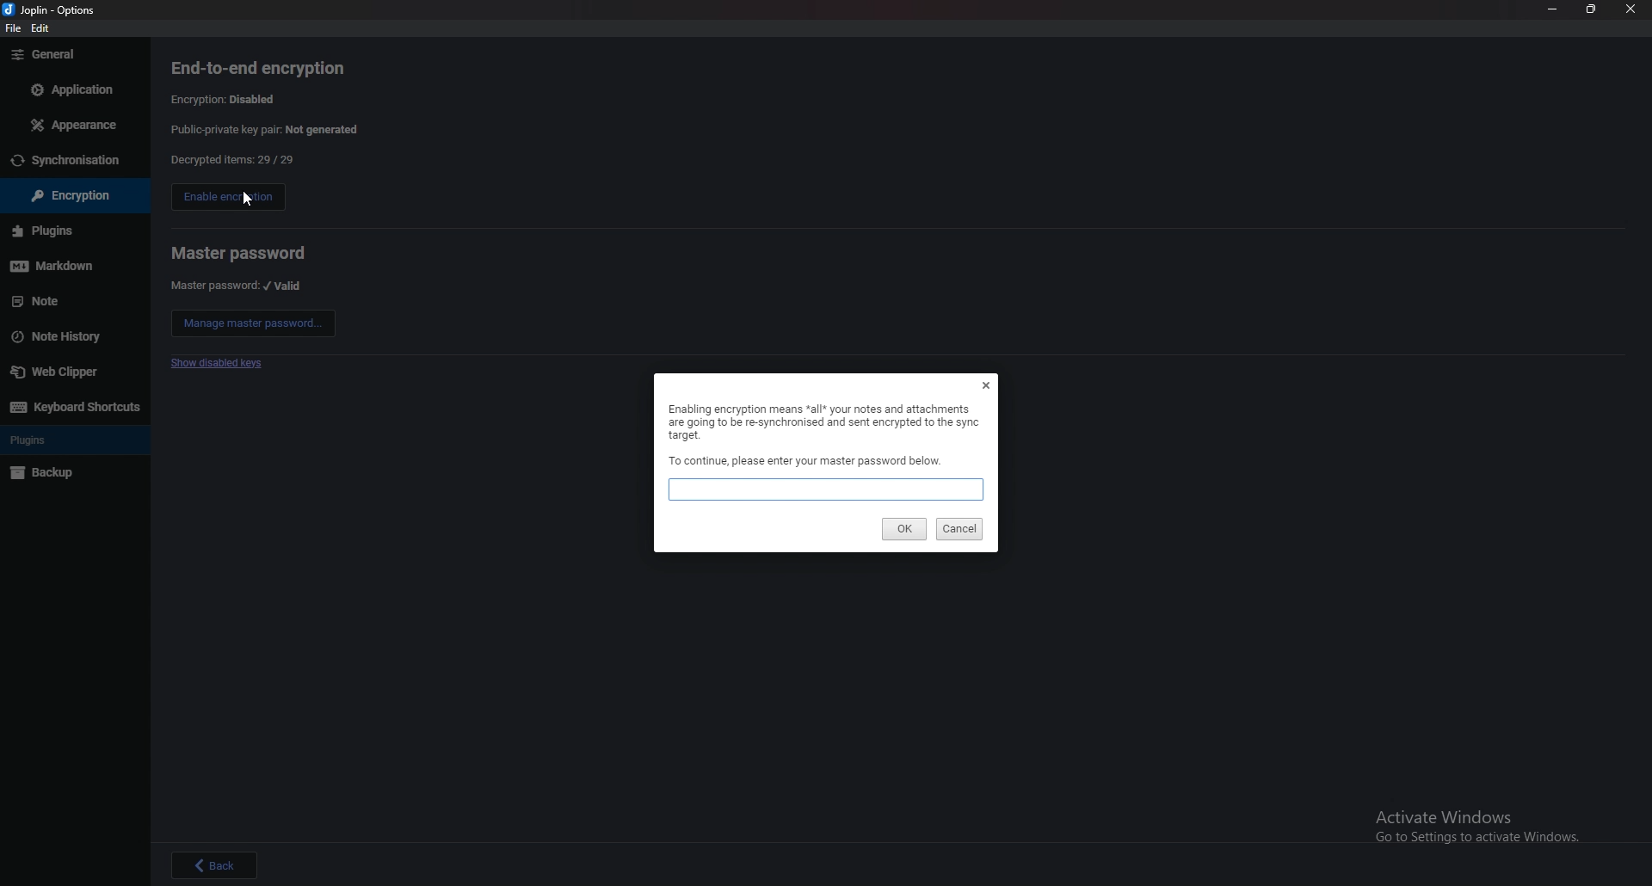  What do you see at coordinates (228, 99) in the screenshot?
I see `encryption disabled` at bounding box center [228, 99].